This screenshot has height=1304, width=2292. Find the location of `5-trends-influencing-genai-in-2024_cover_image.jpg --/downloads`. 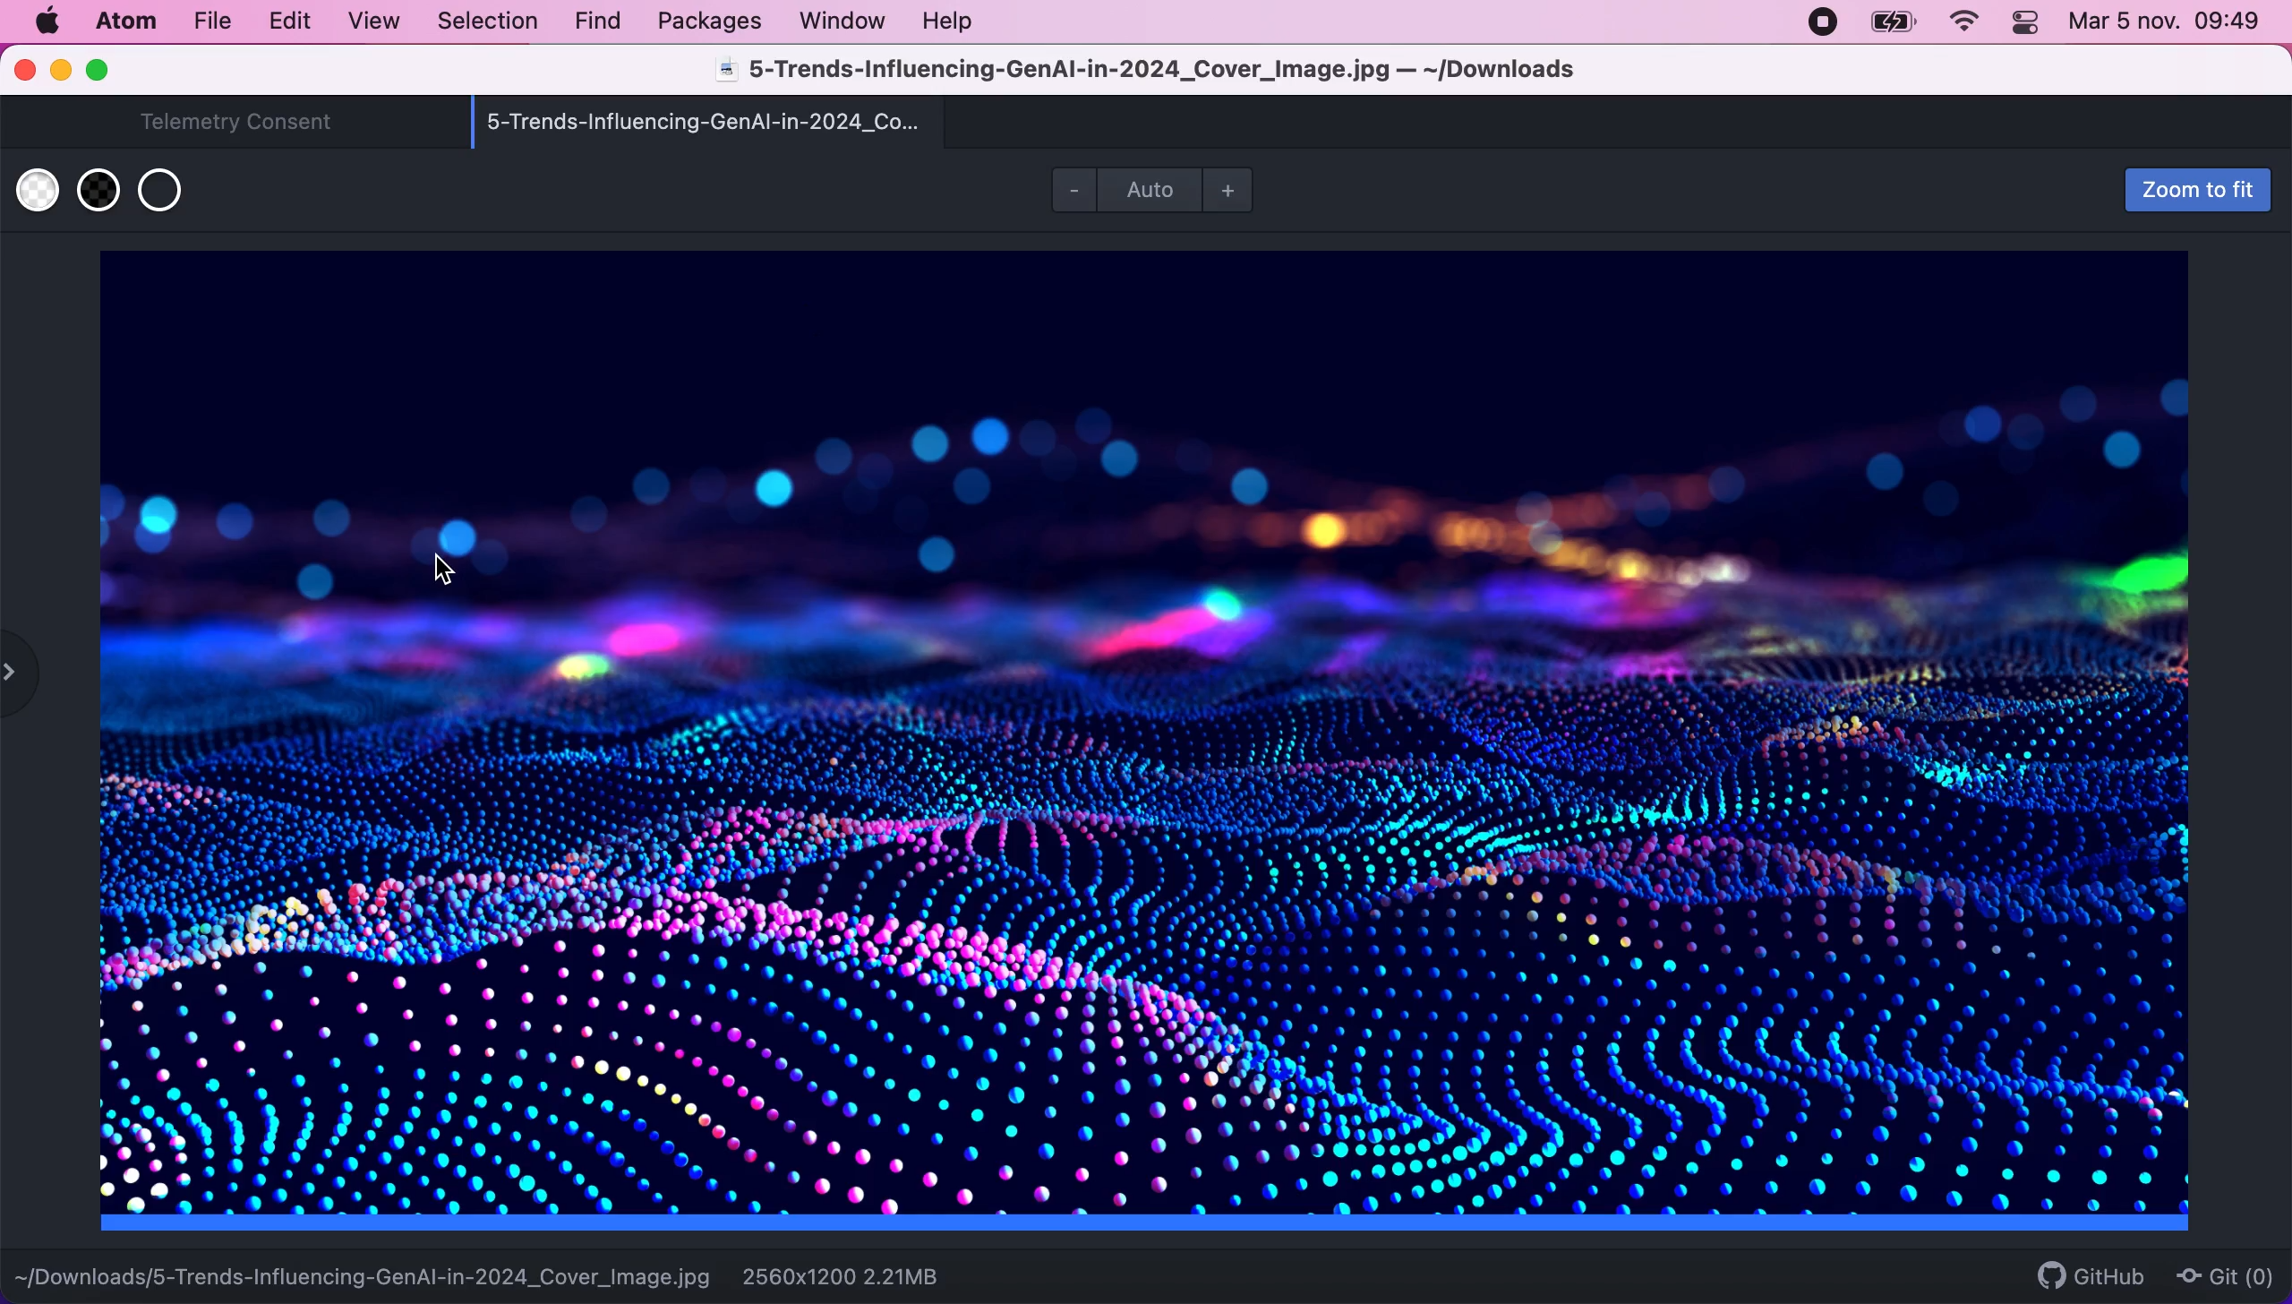

5-trends-influencing-genai-in-2024_cover_image.jpg --/downloads is located at coordinates (1153, 73).